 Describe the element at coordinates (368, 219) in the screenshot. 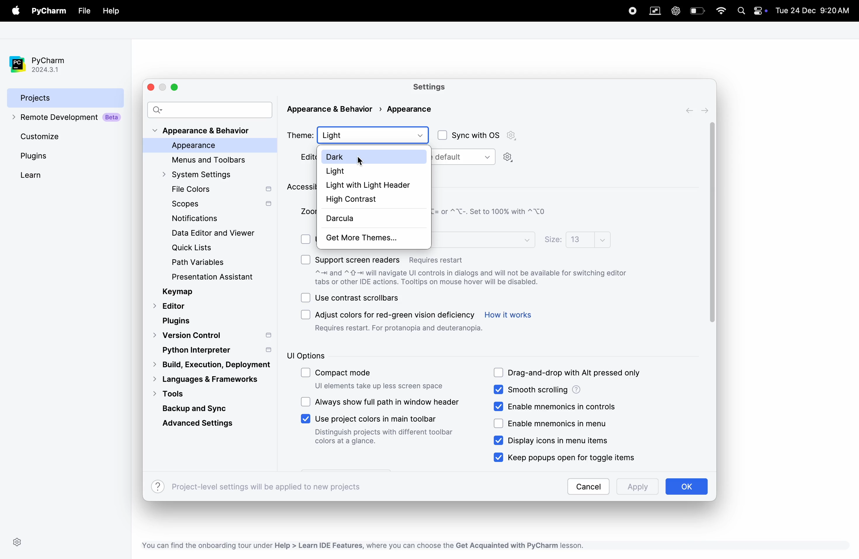

I see `dracula` at that location.